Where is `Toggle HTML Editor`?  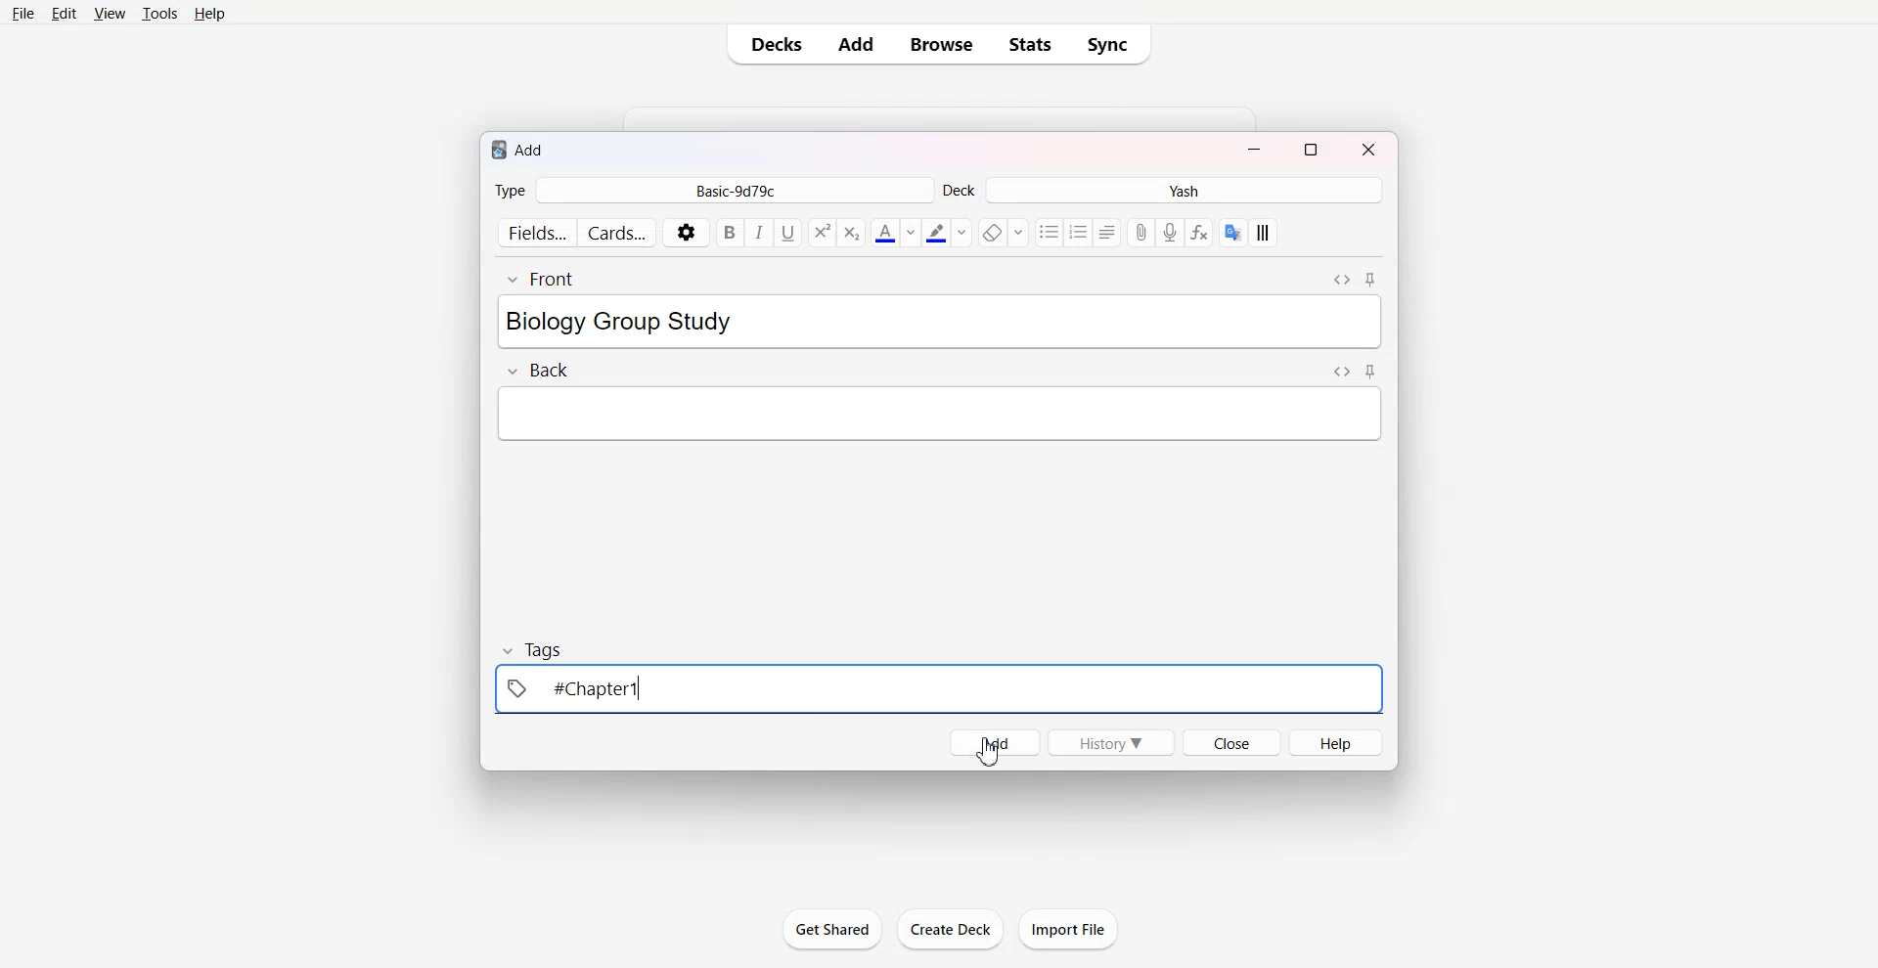 Toggle HTML Editor is located at coordinates (1341, 372).